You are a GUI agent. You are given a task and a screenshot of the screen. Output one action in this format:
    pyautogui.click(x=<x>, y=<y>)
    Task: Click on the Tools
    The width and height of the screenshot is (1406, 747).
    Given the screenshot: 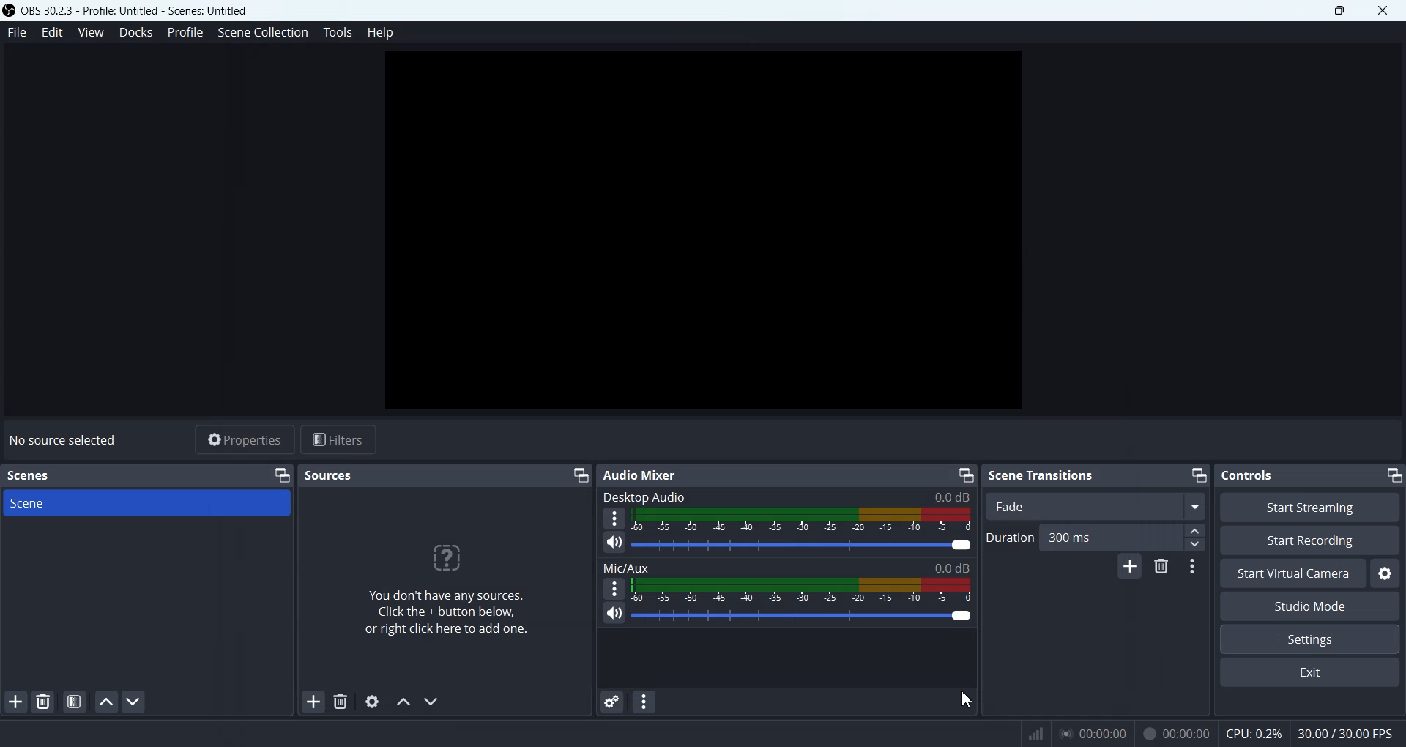 What is the action you would take?
    pyautogui.click(x=336, y=34)
    